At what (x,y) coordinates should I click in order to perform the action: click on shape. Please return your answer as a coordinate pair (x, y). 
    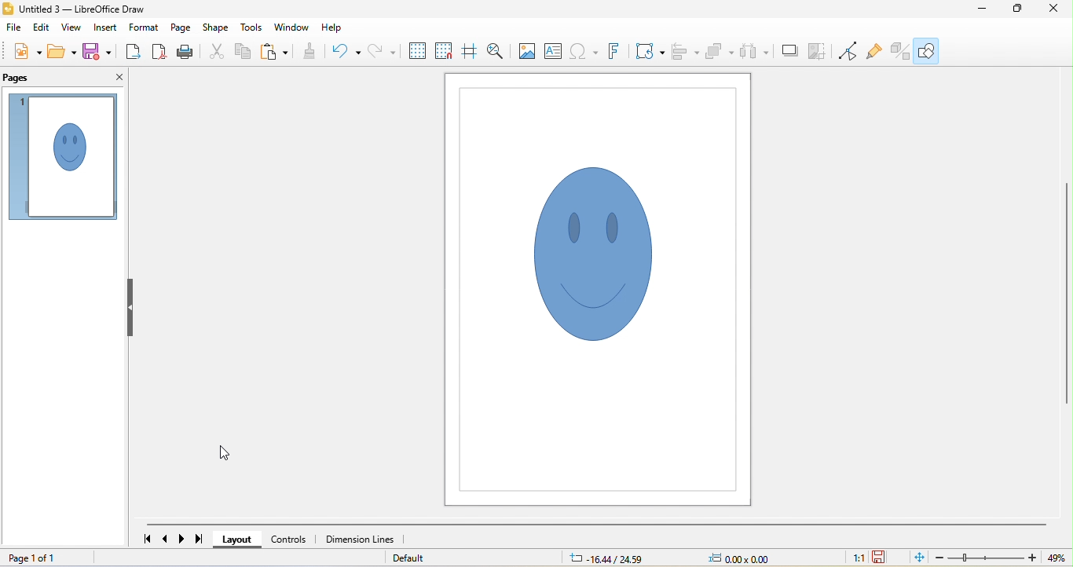
    Looking at the image, I should click on (214, 28).